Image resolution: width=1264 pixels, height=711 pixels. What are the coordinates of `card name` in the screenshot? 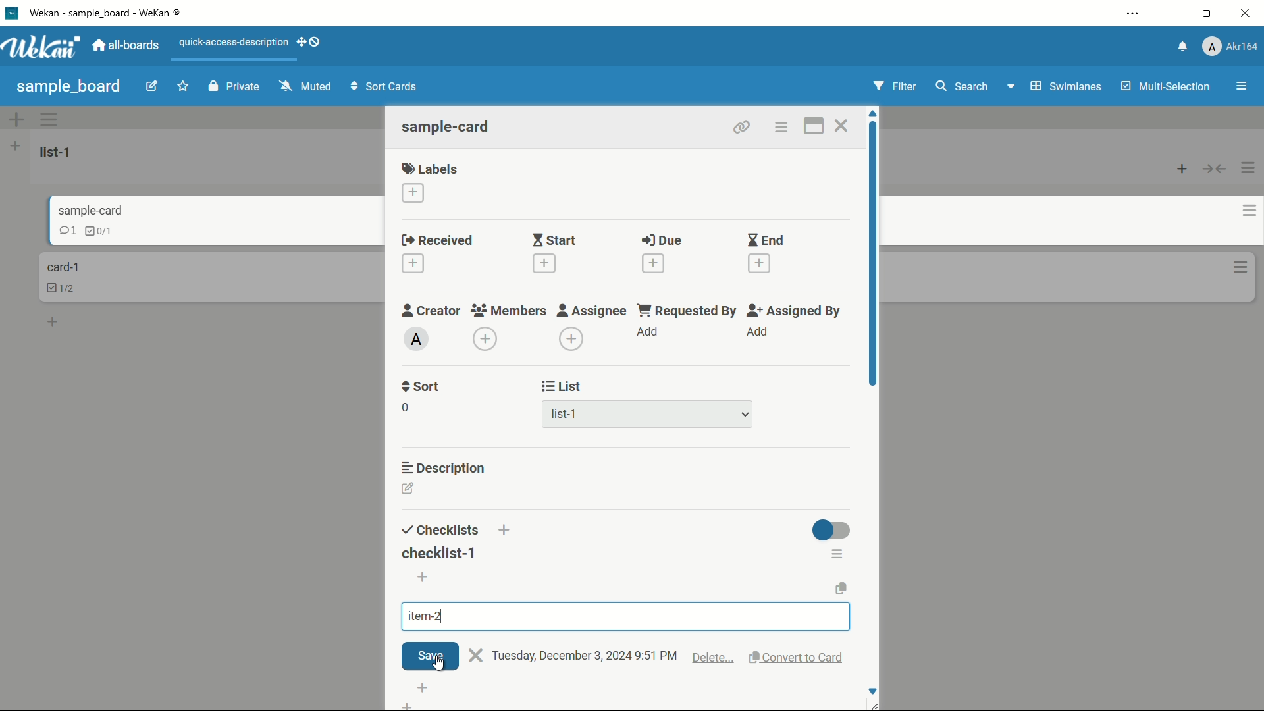 It's located at (89, 209).